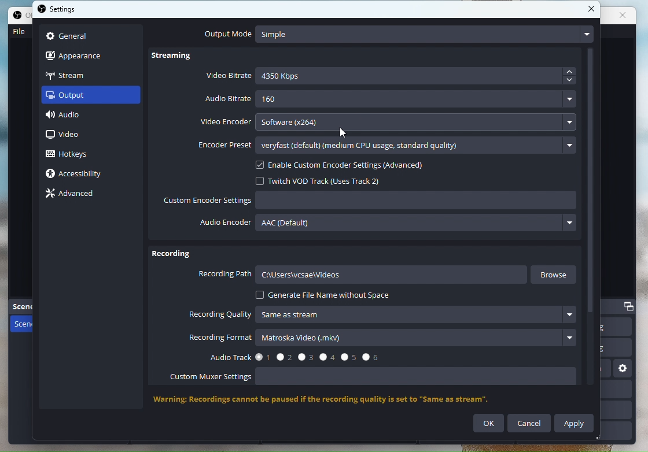 The width and height of the screenshot is (648, 452). Describe the element at coordinates (392, 77) in the screenshot. I see `Video Bitrate` at that location.